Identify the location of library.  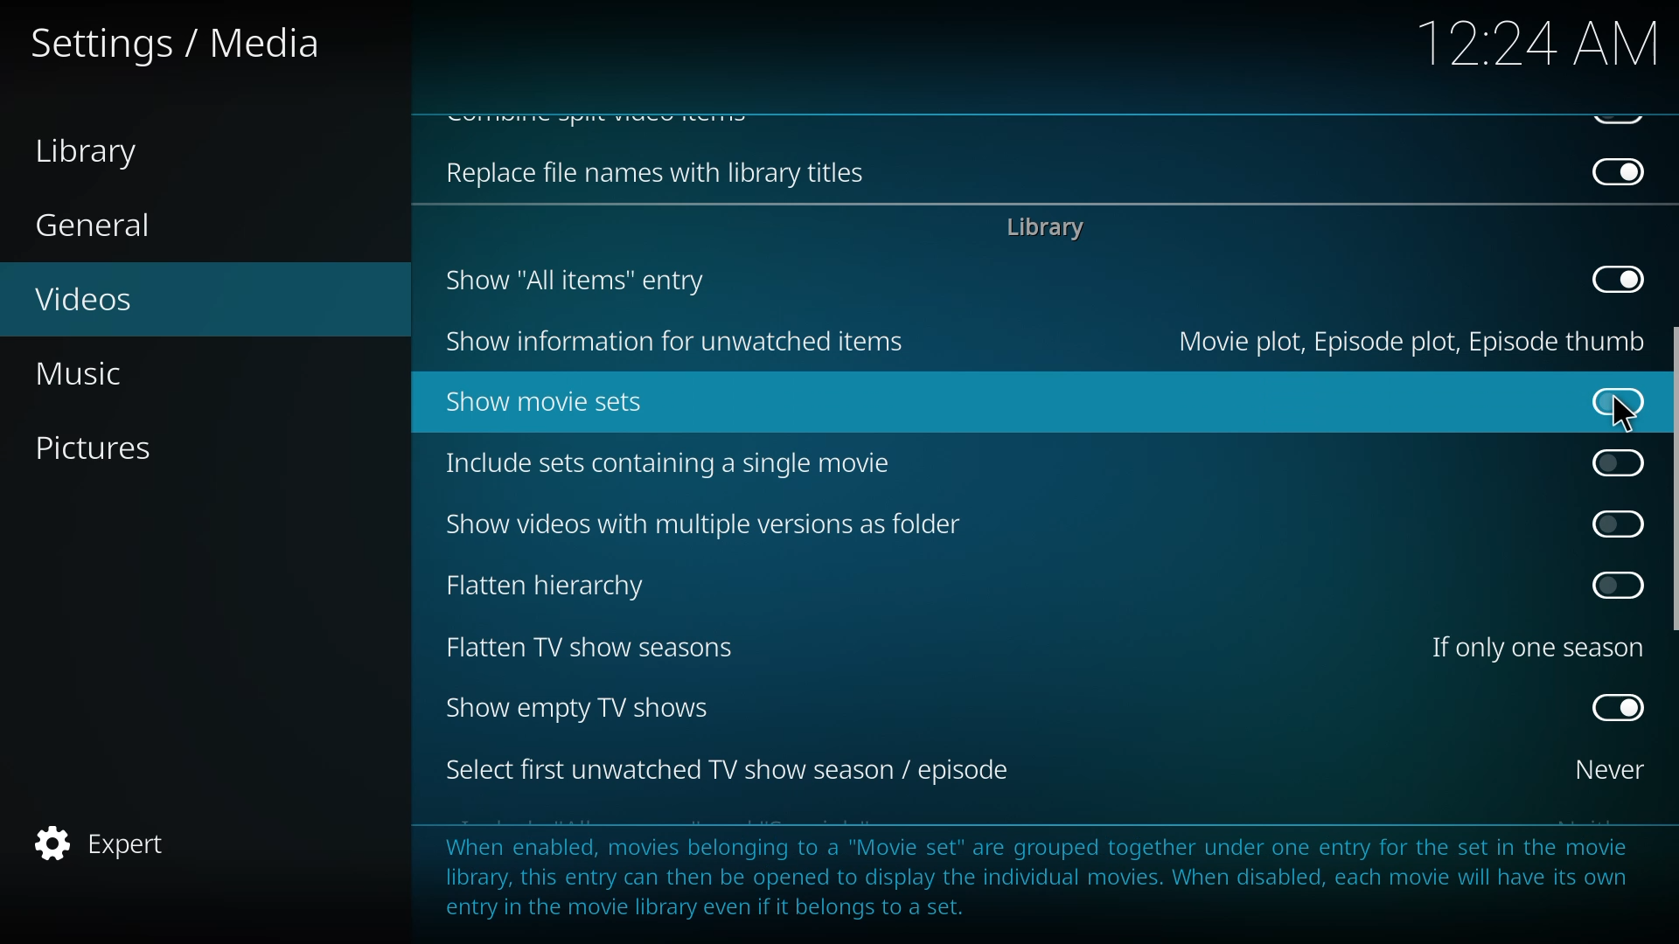
(102, 152).